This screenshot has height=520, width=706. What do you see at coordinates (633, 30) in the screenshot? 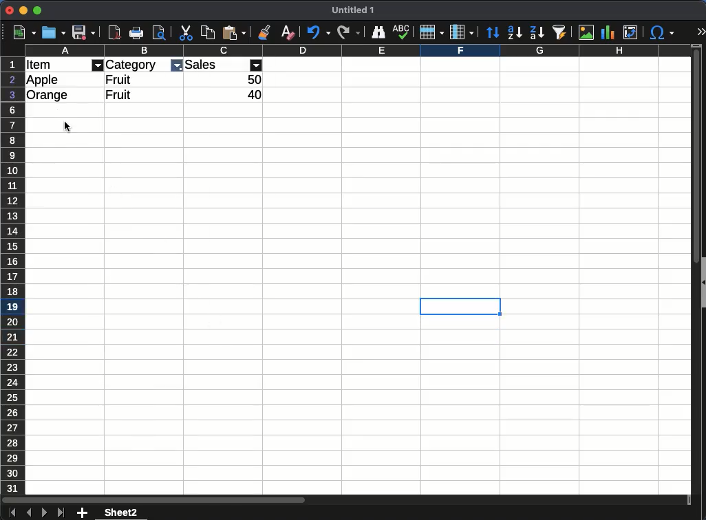
I see `pivot table` at bounding box center [633, 30].